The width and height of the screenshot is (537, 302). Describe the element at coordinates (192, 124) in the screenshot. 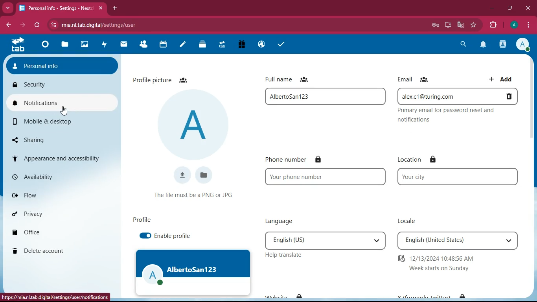

I see `profile picture` at that location.